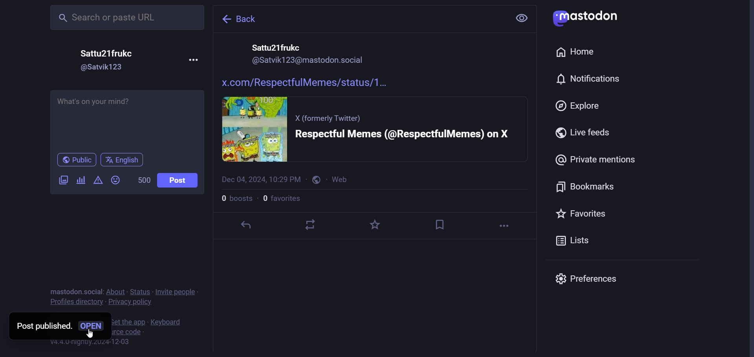 Image resolution: width=754 pixels, height=357 pixels. I want to click on keyboard, so click(167, 322).